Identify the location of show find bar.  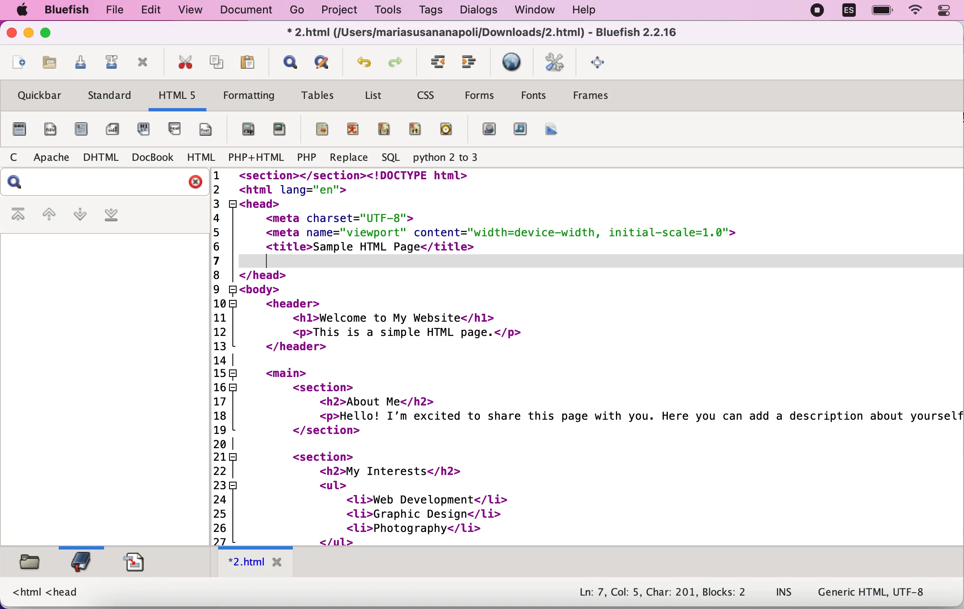
(289, 62).